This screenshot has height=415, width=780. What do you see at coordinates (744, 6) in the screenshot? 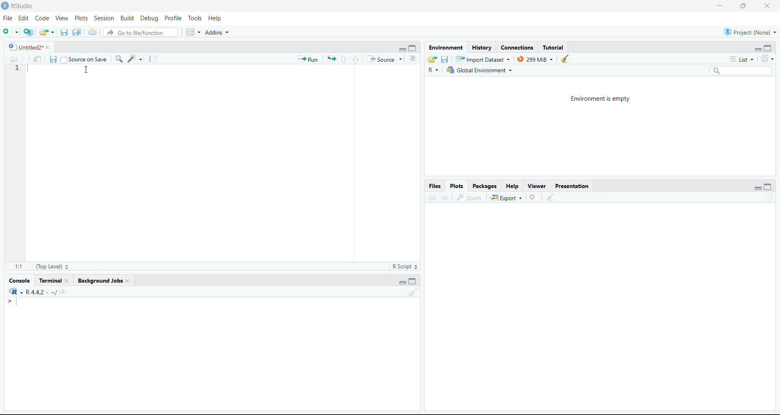
I see `maximize` at bounding box center [744, 6].